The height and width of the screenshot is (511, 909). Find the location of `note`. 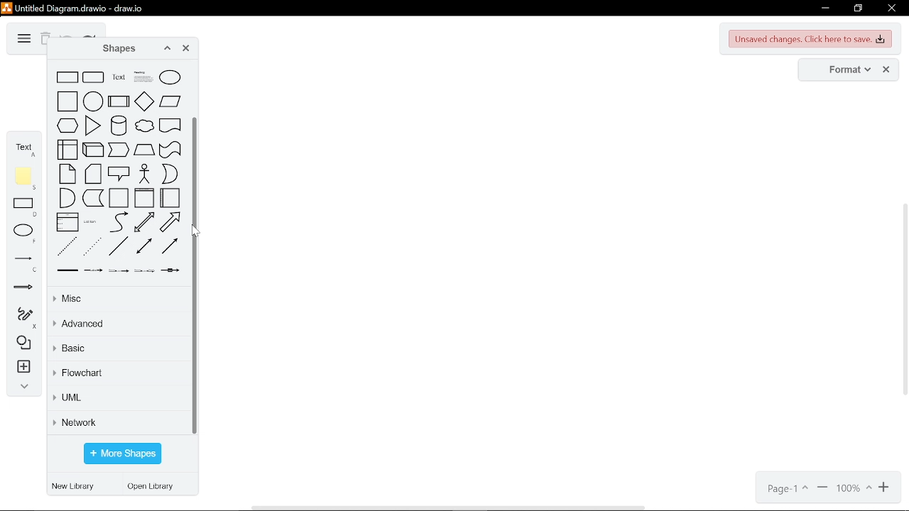

note is located at coordinates (26, 178).